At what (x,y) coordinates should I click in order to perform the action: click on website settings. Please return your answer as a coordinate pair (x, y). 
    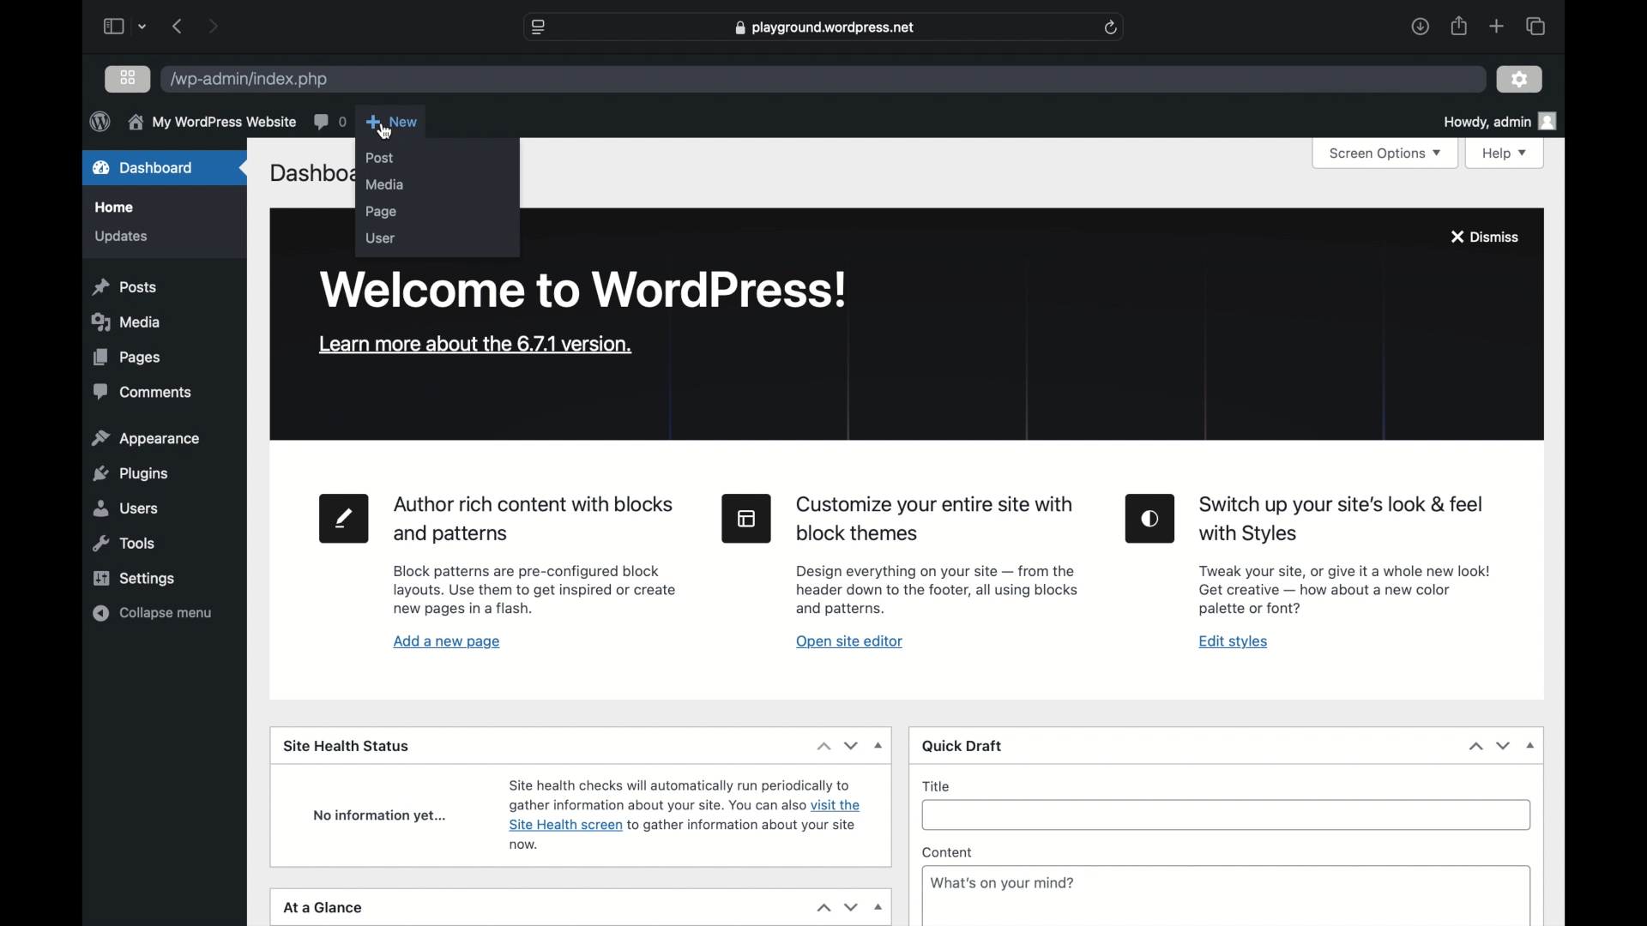
    Looking at the image, I should click on (537, 27).